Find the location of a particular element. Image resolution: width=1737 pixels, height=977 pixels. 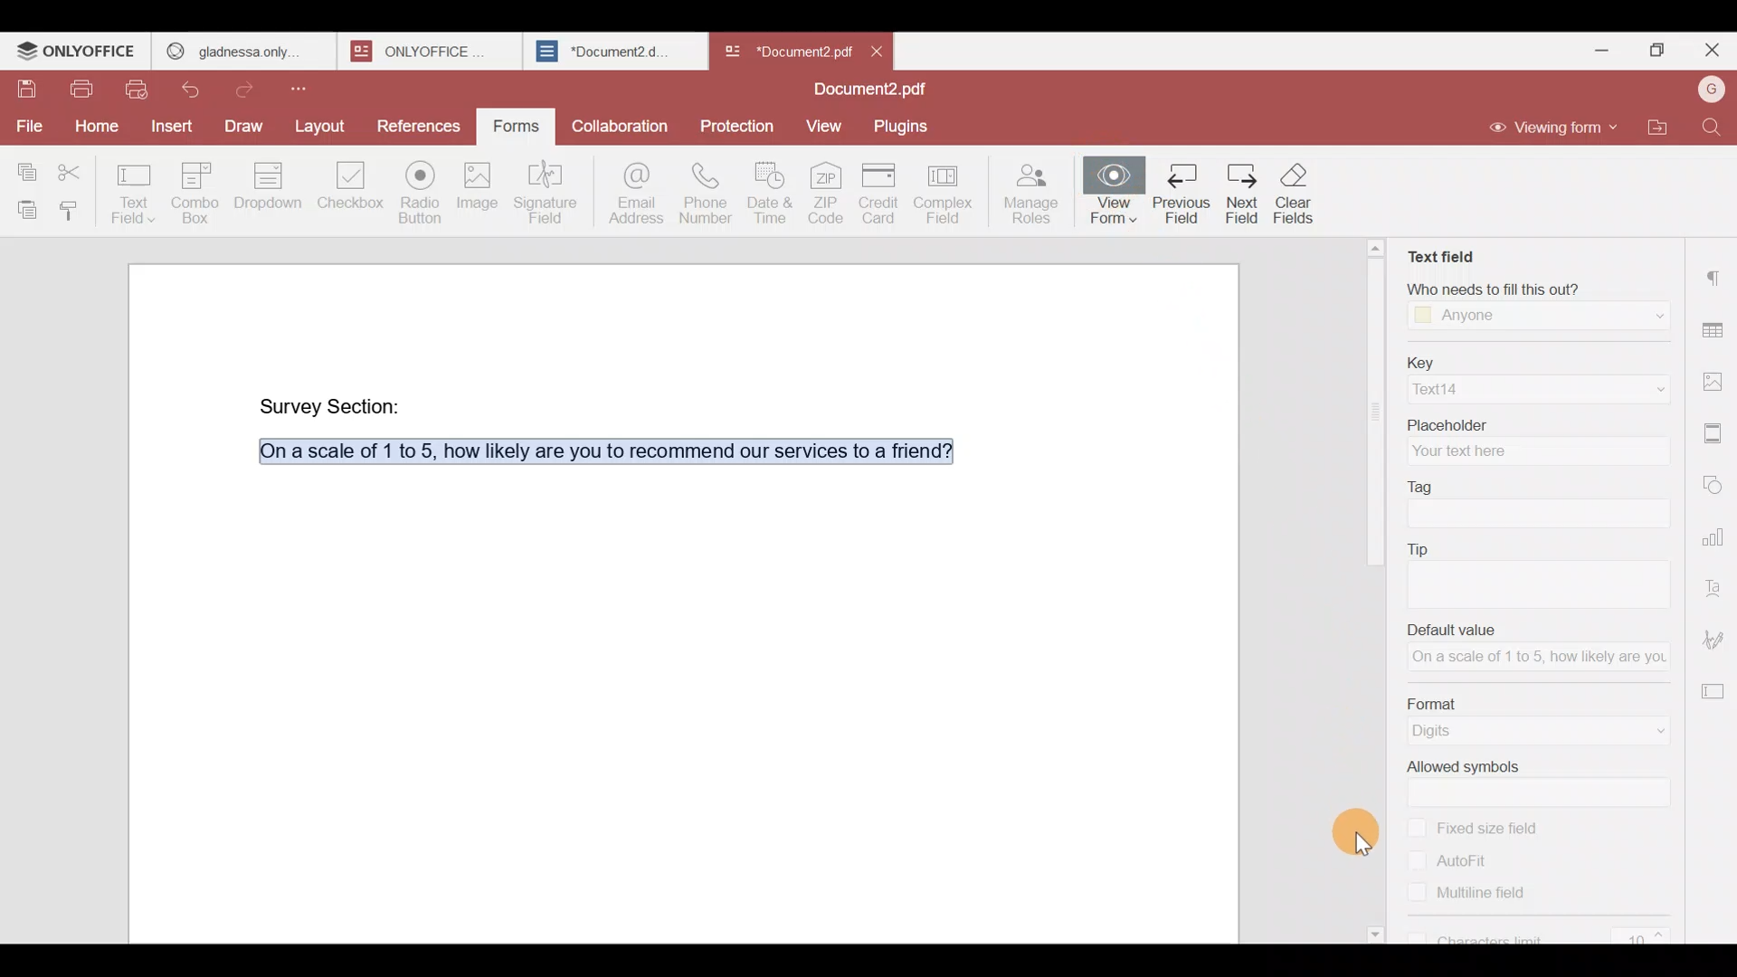

Date & time is located at coordinates (769, 192).